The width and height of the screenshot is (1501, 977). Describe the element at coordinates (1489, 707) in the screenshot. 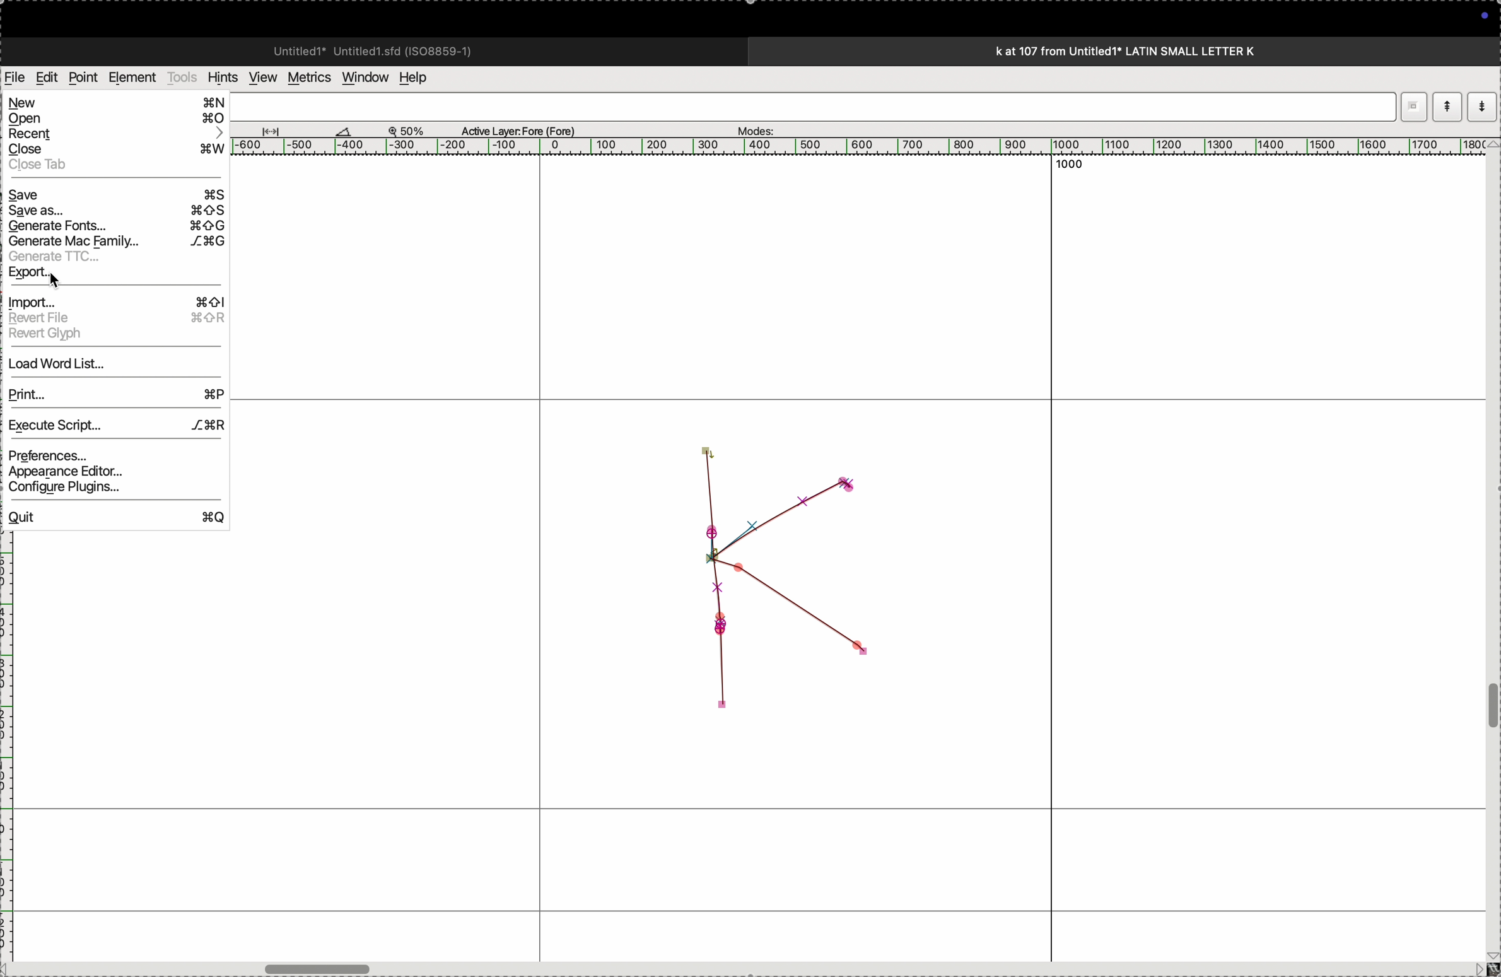

I see `toogle bar` at that location.